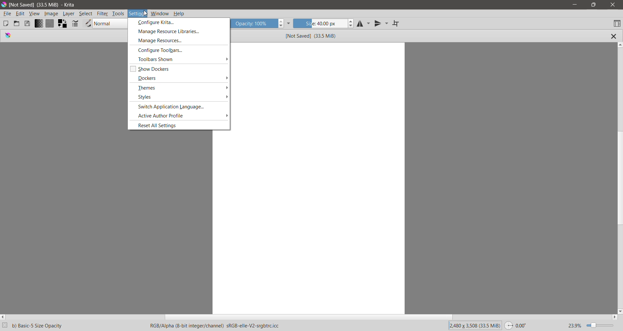 Image resolution: width=623 pixels, height=331 pixels. What do you see at coordinates (491, 326) in the screenshot?
I see `Memory Used` at bounding box center [491, 326].